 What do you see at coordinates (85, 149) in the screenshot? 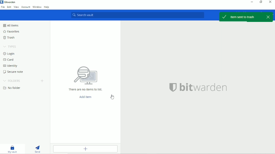
I see `Add item` at bounding box center [85, 149].